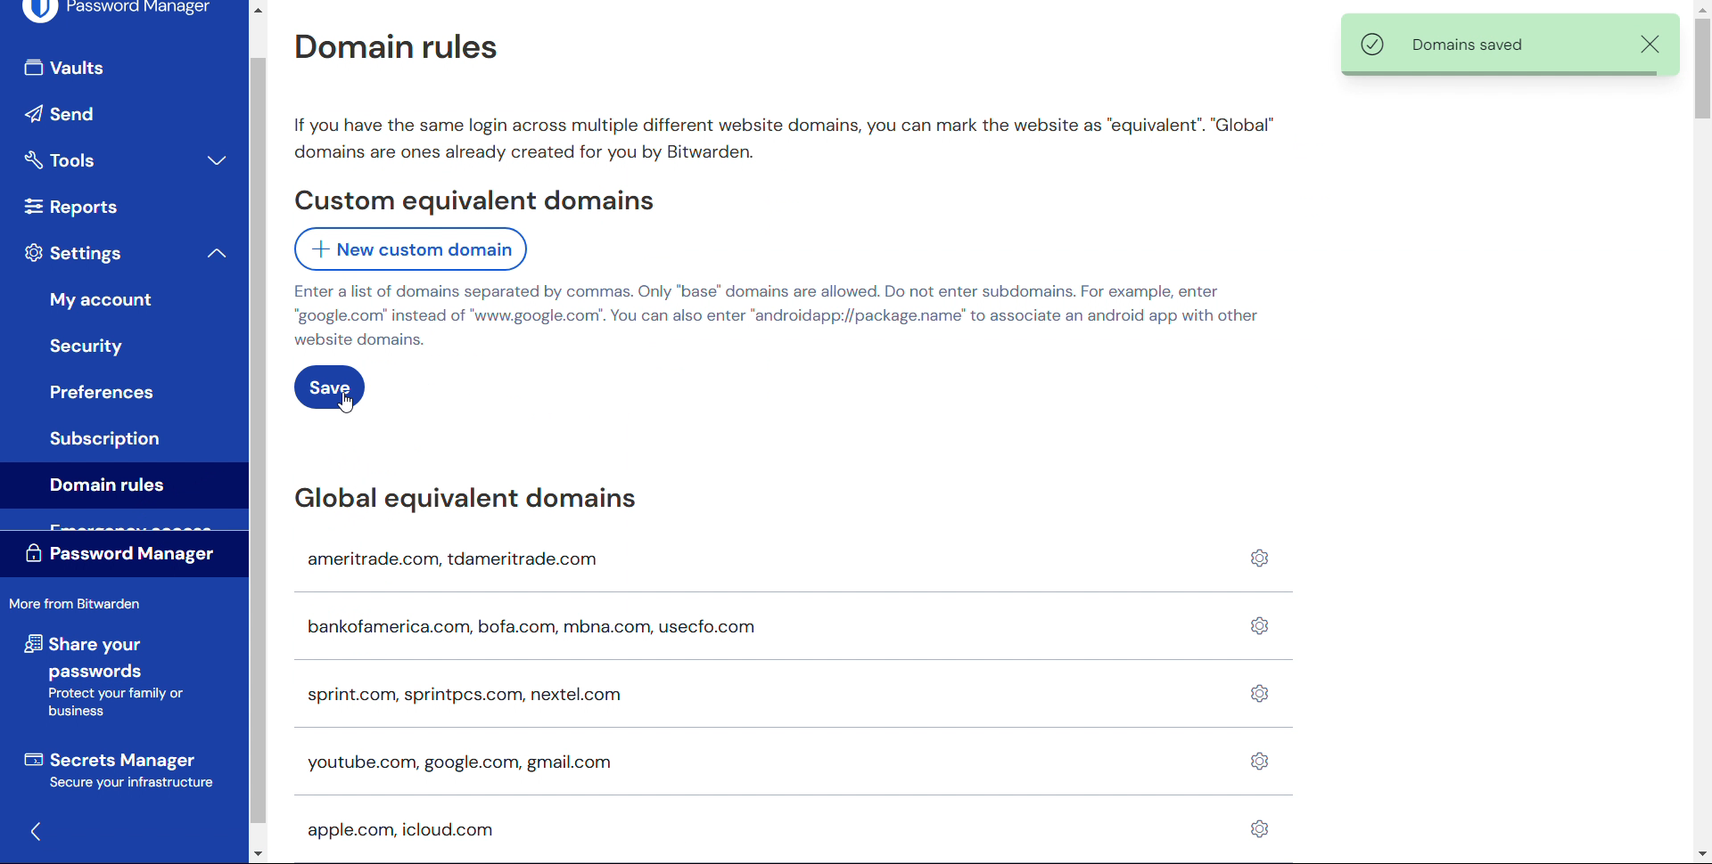 Image resolution: width=1712 pixels, height=864 pixels. What do you see at coordinates (37, 833) in the screenshot?
I see `Hide sidebar ` at bounding box center [37, 833].